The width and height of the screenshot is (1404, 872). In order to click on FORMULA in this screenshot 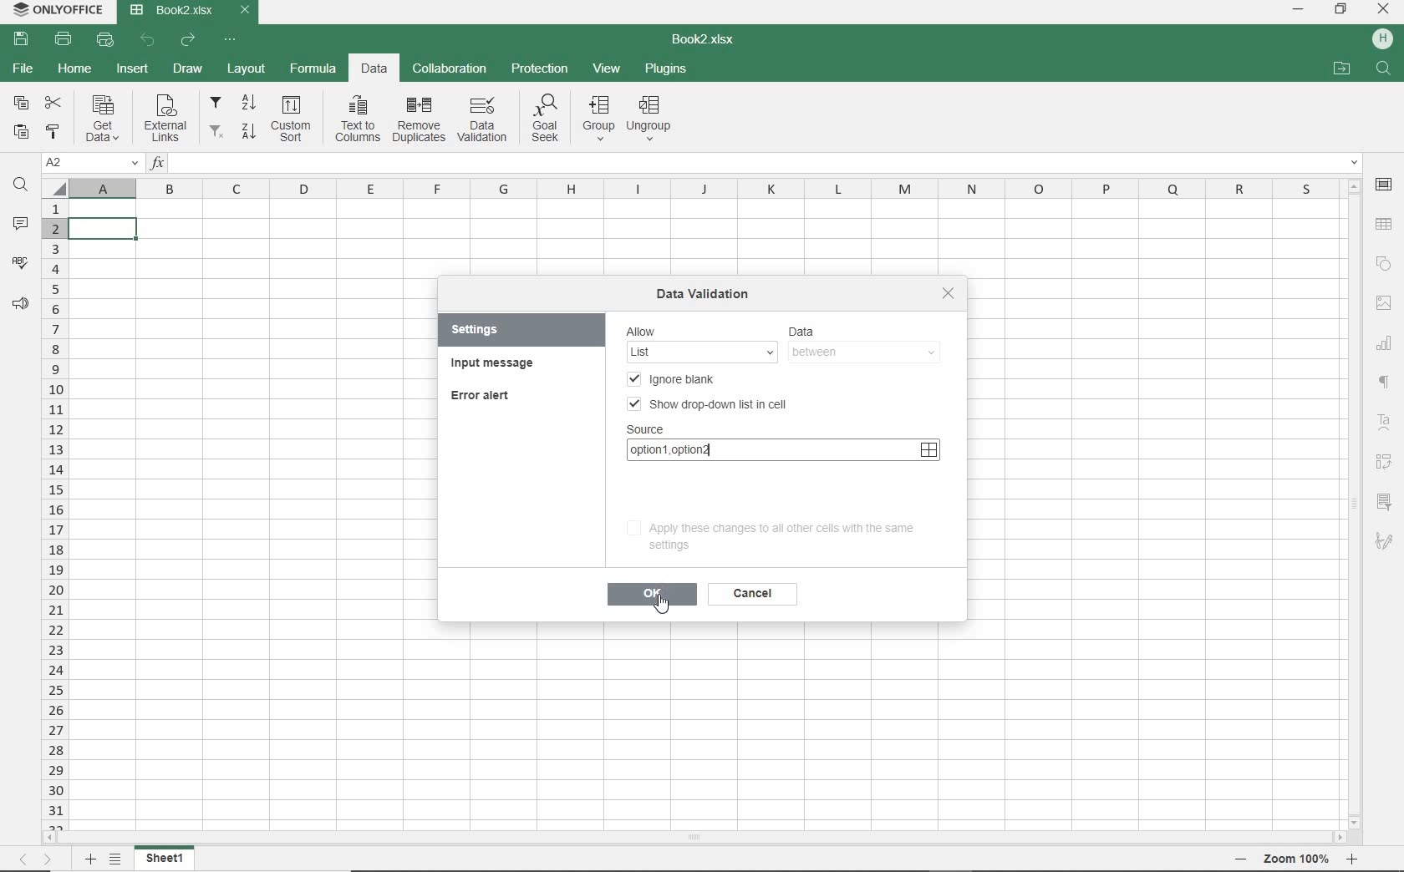, I will do `click(316, 70)`.